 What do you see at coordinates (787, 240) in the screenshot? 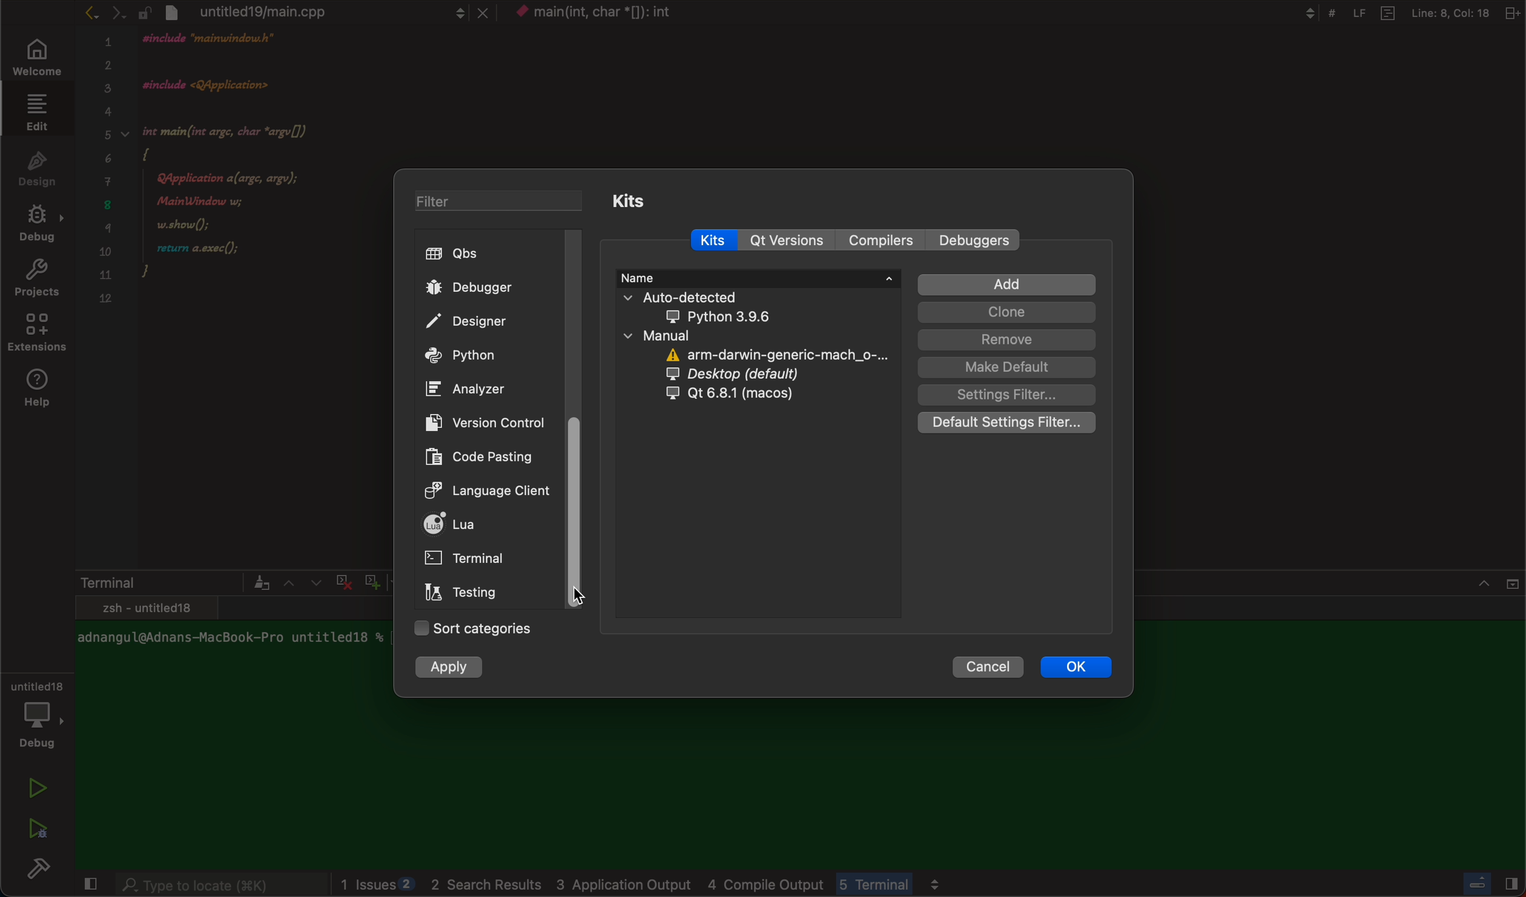
I see `qt versions` at bounding box center [787, 240].